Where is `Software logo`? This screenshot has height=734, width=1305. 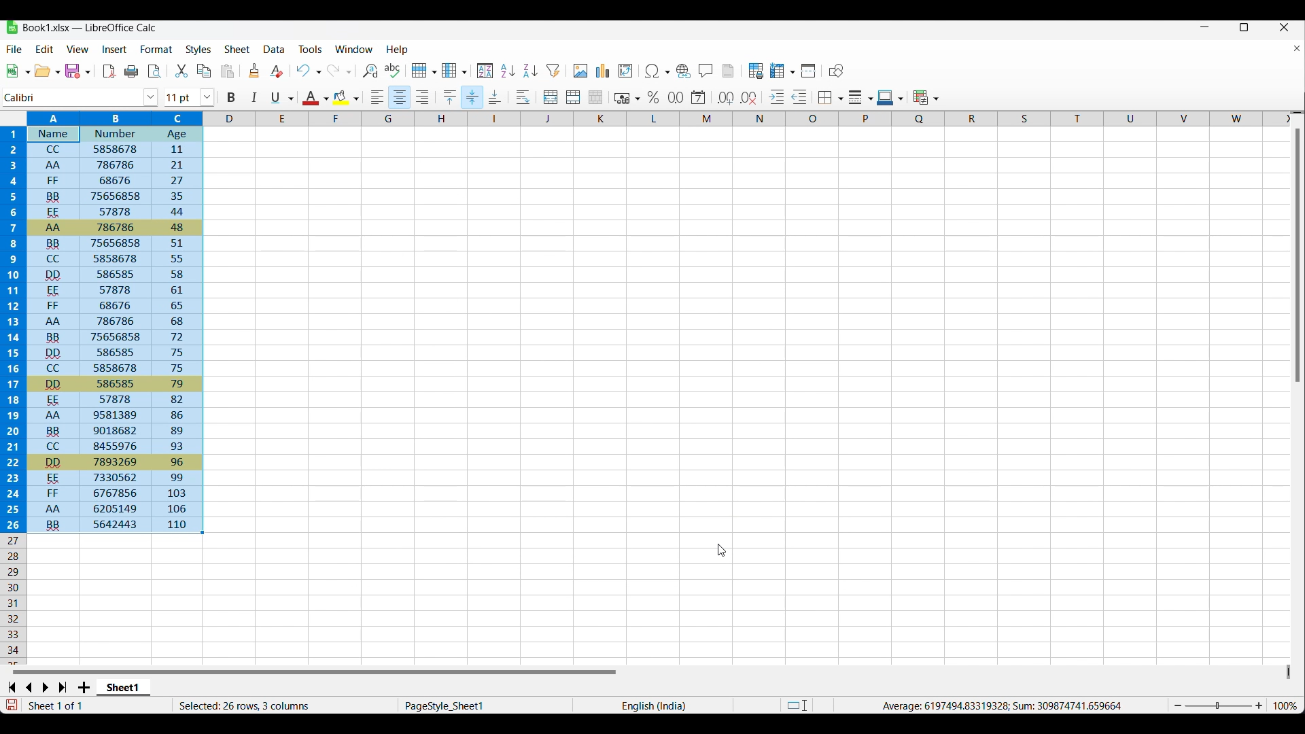 Software logo is located at coordinates (12, 27).